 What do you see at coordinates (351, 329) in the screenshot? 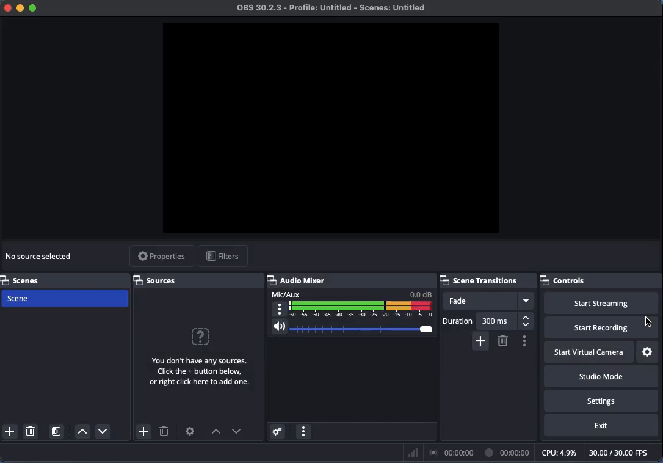
I see `Volume` at bounding box center [351, 329].